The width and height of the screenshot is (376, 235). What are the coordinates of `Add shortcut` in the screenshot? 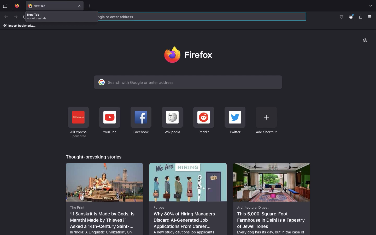 It's located at (266, 120).